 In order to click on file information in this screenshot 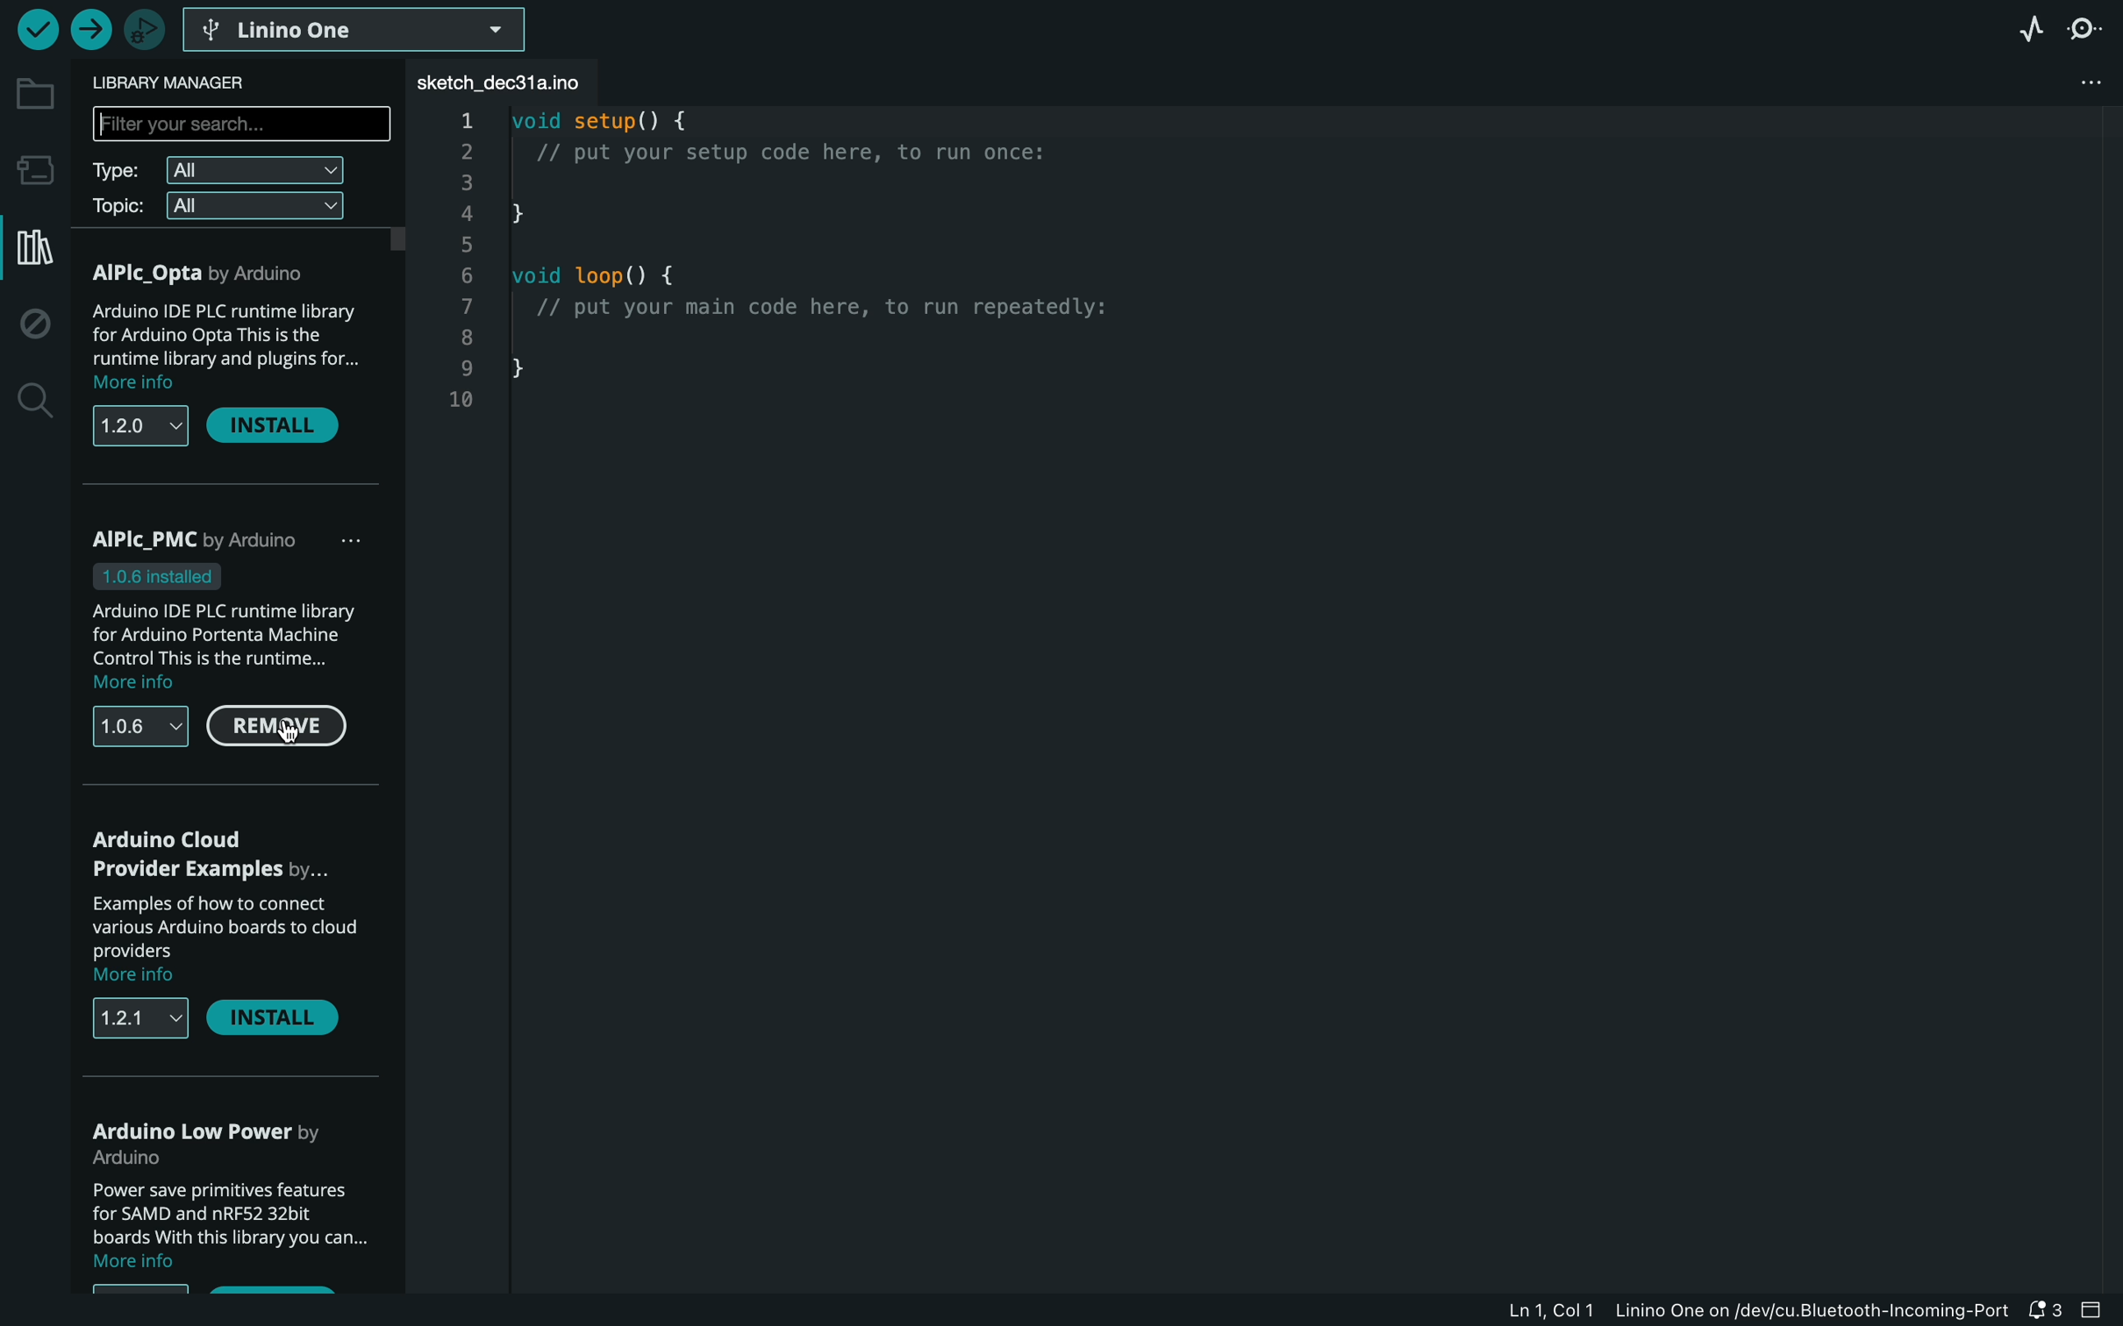, I will do `click(1674, 1312)`.